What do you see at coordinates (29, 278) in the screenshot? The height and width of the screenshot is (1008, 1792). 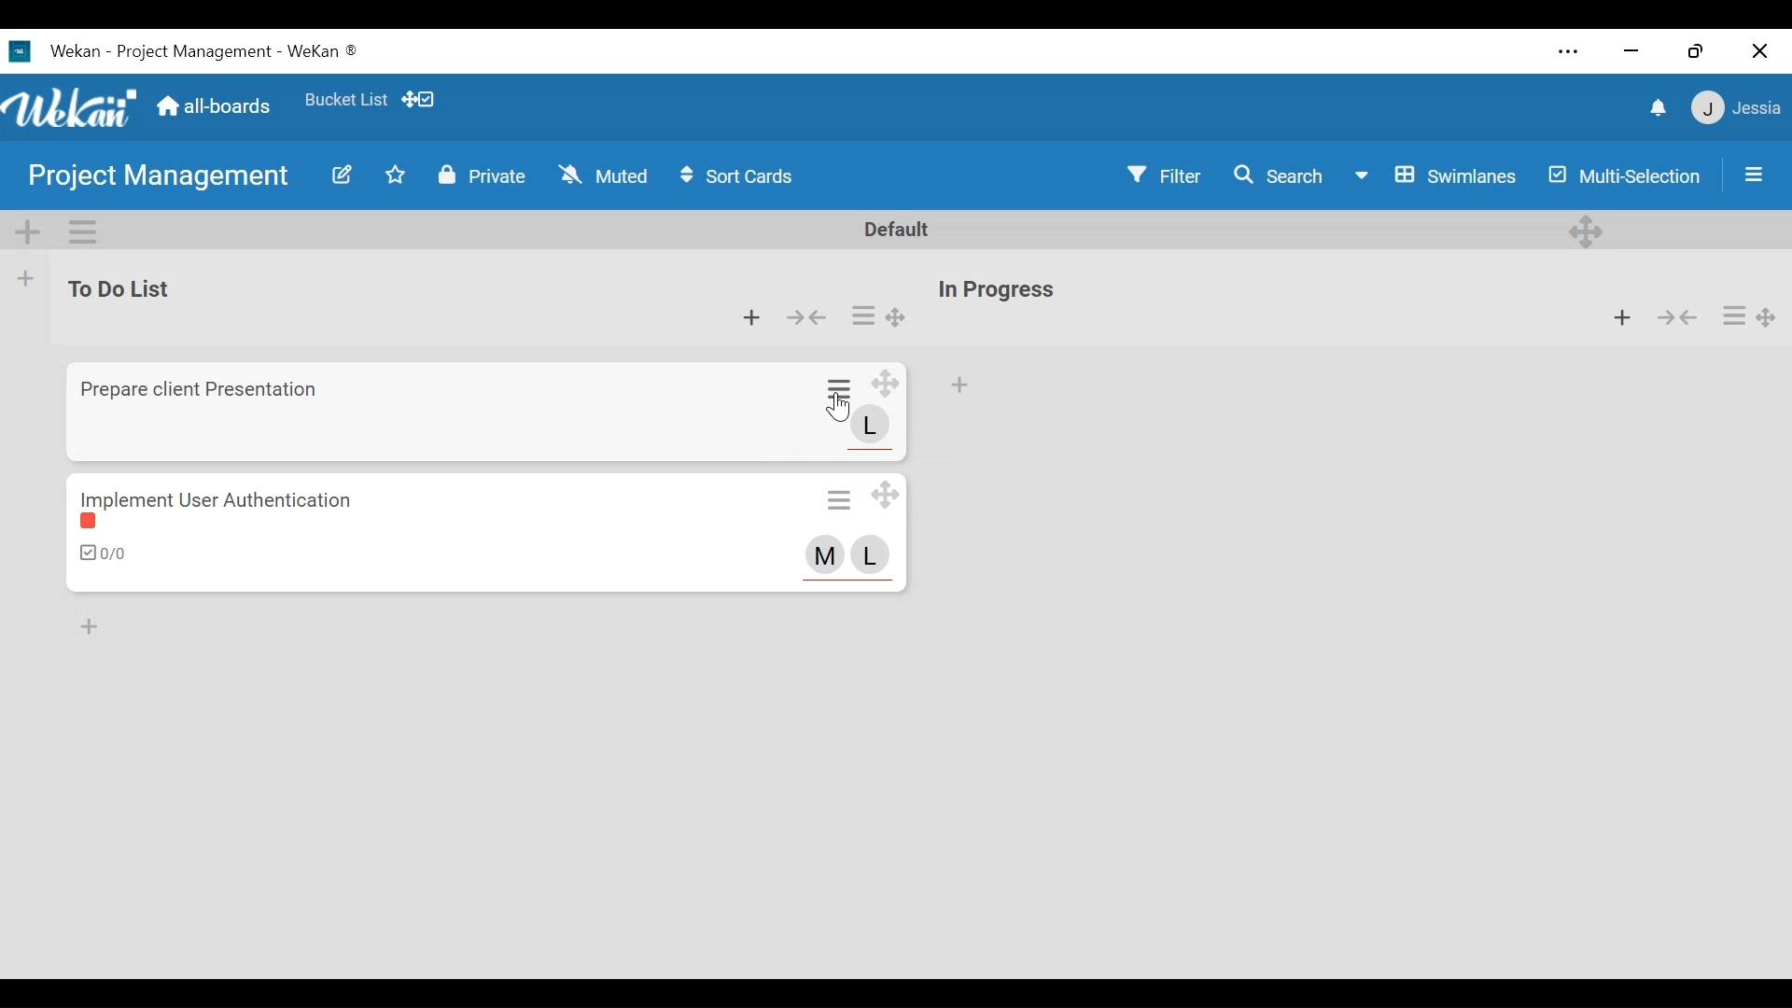 I see `Add list` at bounding box center [29, 278].